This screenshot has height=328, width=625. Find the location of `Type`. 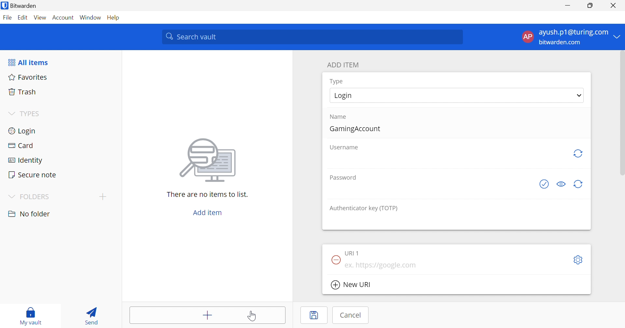

Type is located at coordinates (339, 81).